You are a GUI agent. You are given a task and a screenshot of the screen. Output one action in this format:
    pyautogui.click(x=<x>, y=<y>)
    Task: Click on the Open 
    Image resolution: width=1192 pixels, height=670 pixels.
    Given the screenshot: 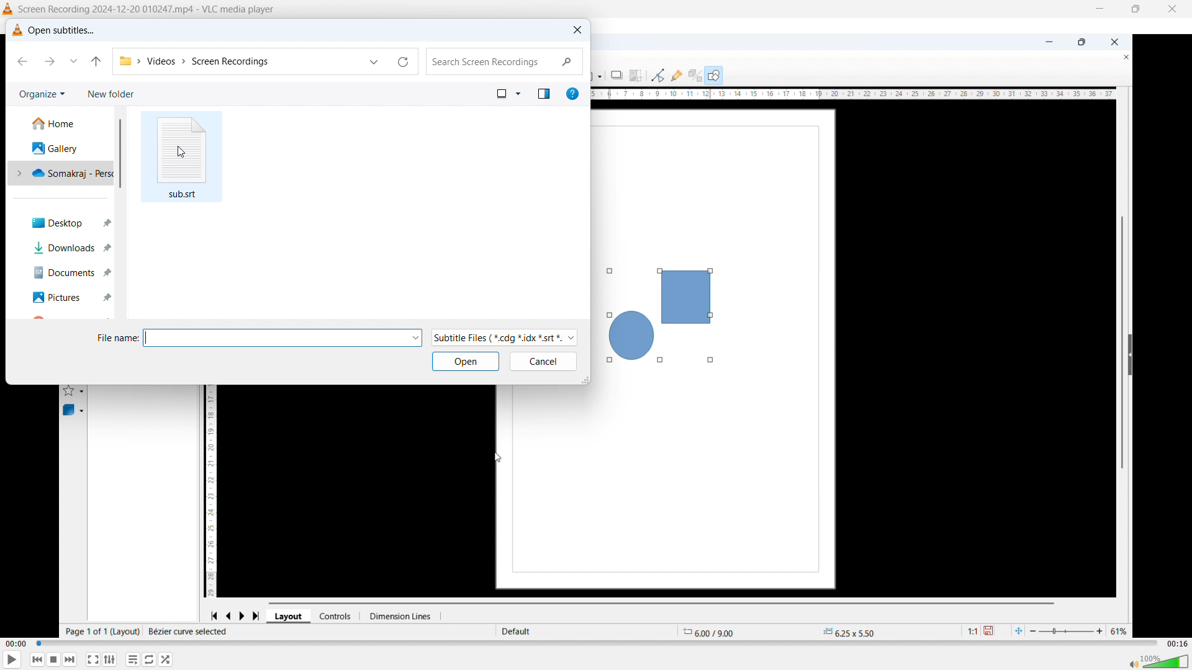 What is the action you would take?
    pyautogui.click(x=465, y=361)
    